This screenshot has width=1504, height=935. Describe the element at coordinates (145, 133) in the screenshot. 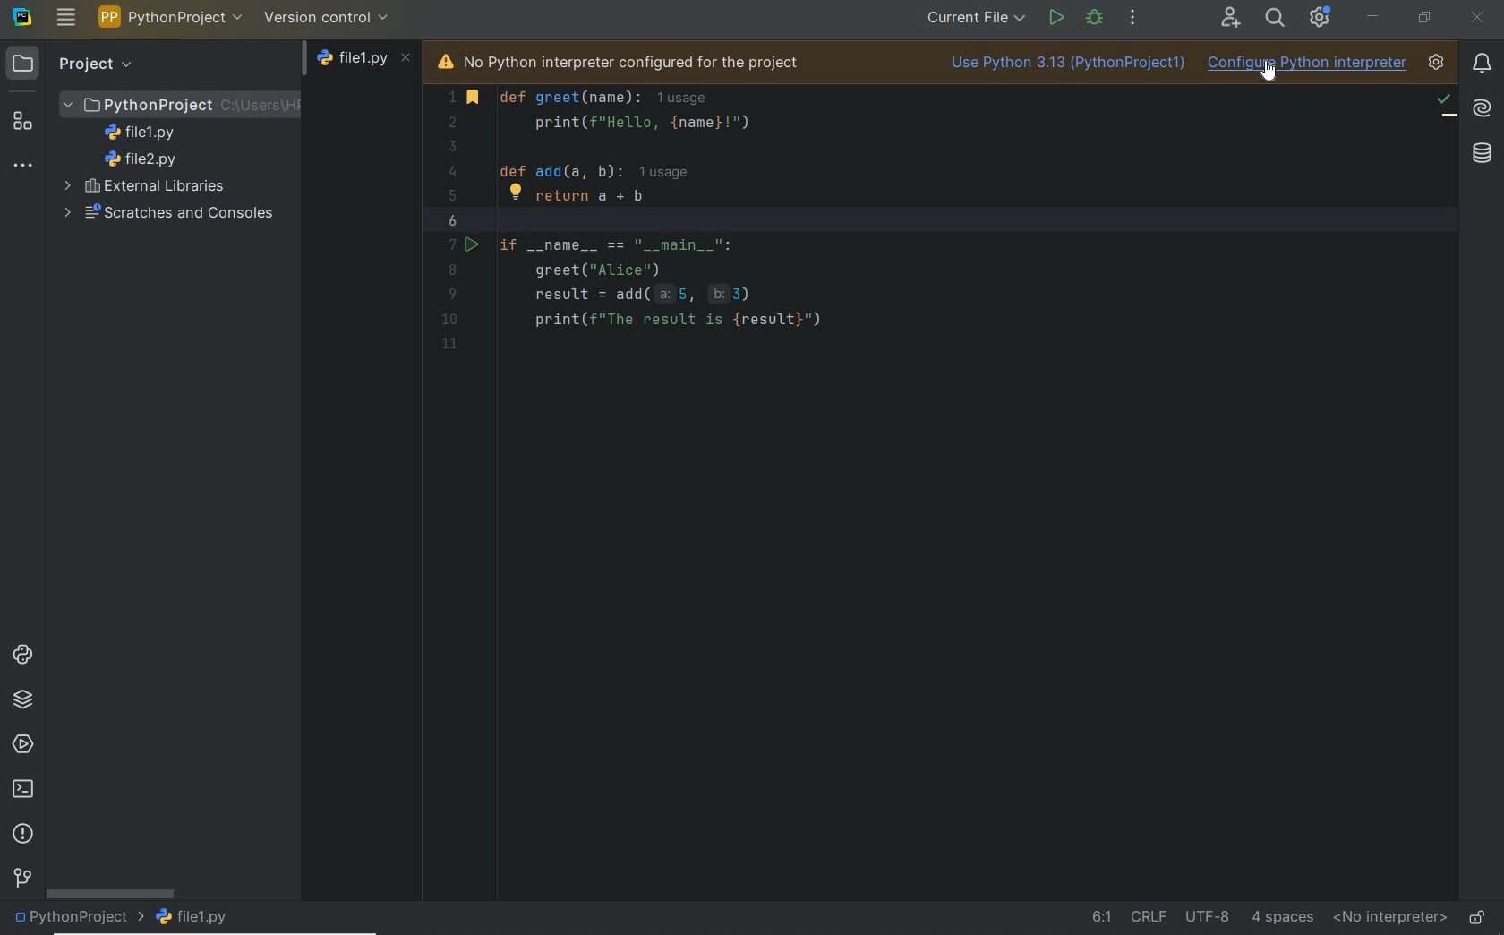

I see `file name 1` at that location.